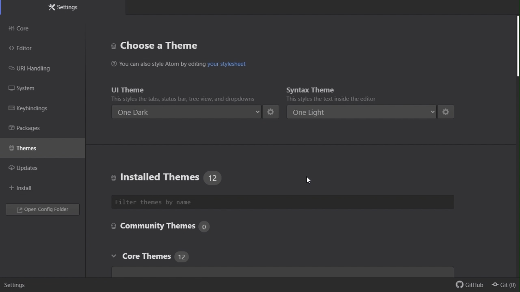 The width and height of the screenshot is (520, 292). I want to click on Editor, so click(22, 48).